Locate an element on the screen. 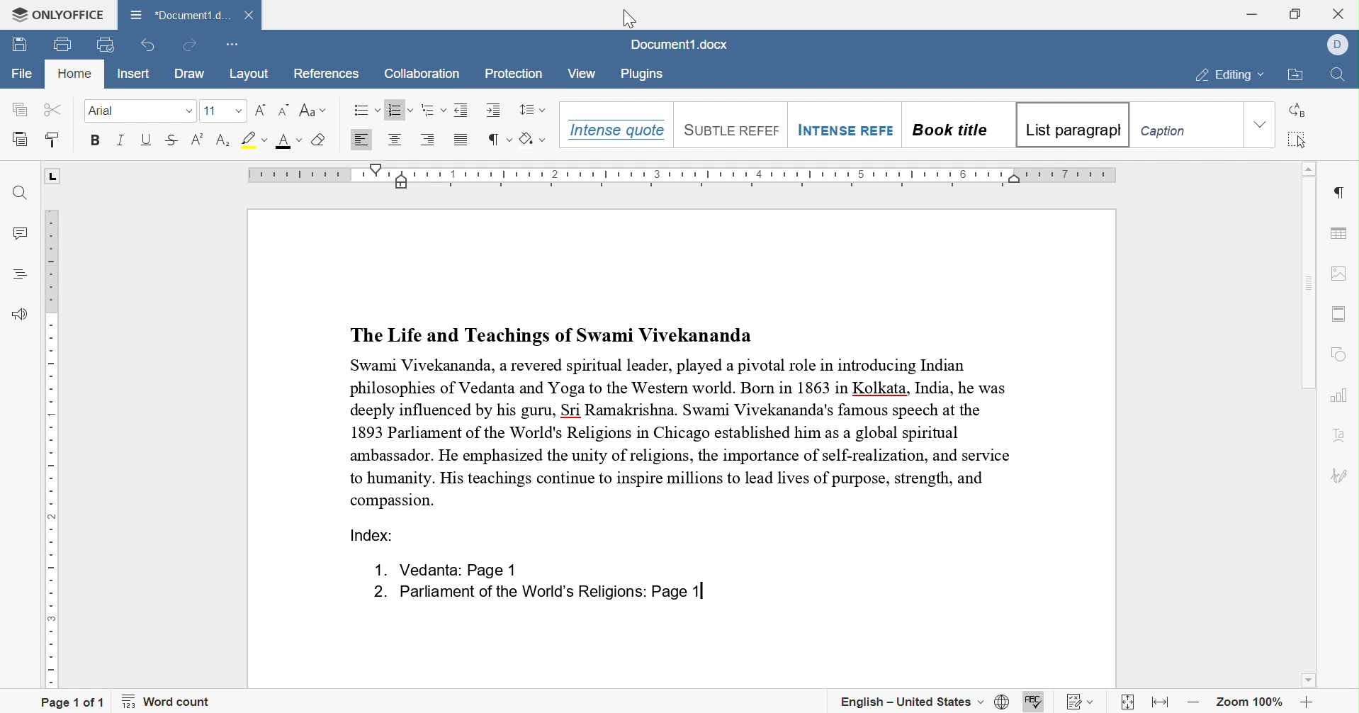 The image size is (1359, 713). intense quote is located at coordinates (616, 127).